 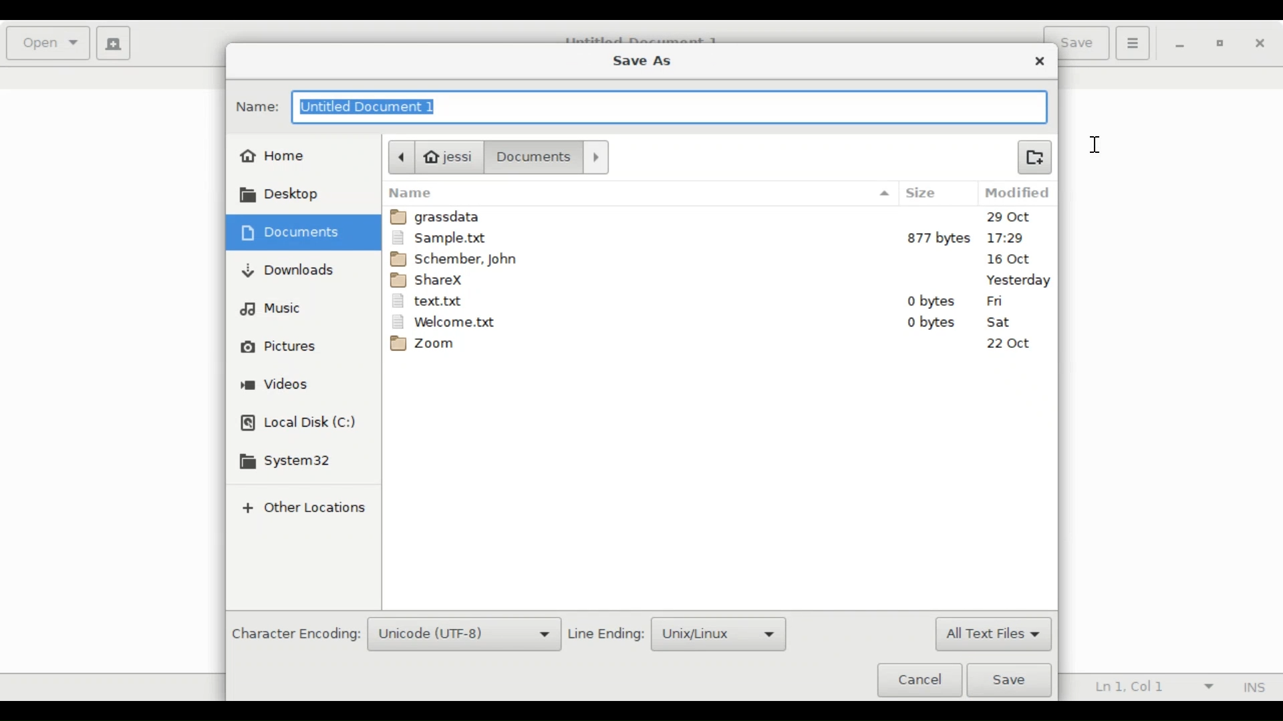 What do you see at coordinates (300, 424) in the screenshot?
I see `Local Disk (C)` at bounding box center [300, 424].